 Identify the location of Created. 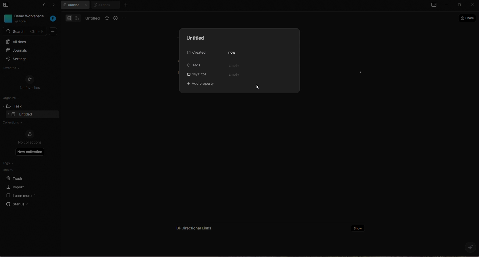
(195, 53).